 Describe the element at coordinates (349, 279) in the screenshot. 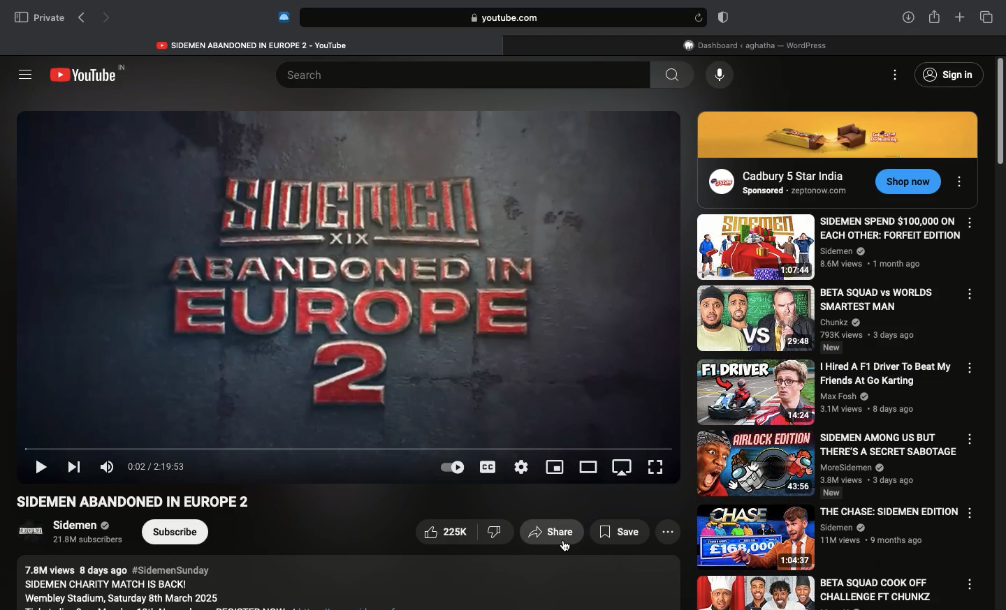

I see `Videos` at that location.